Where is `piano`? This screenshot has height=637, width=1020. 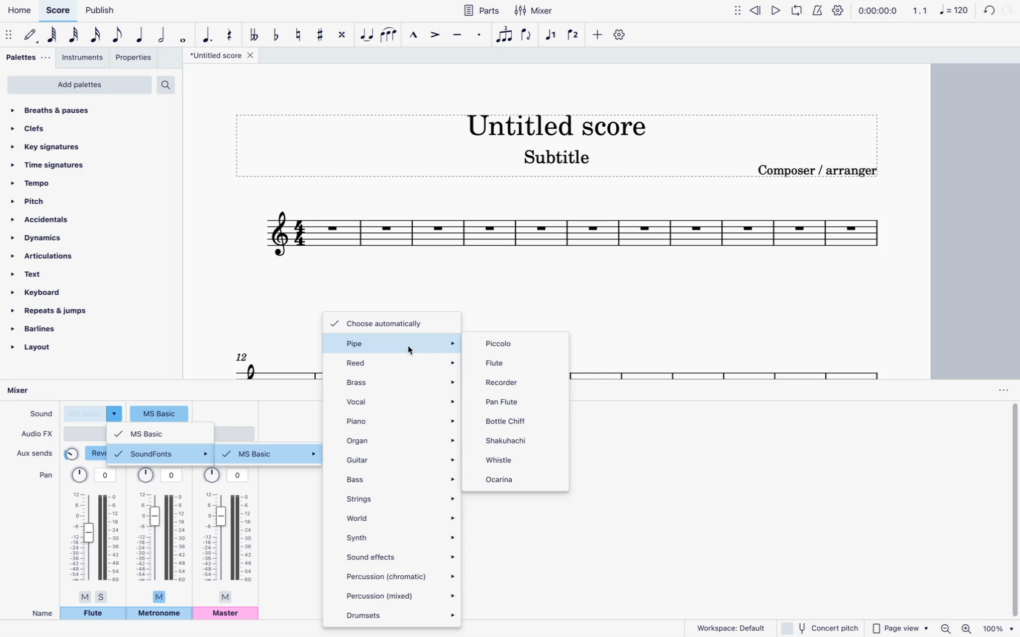
piano is located at coordinates (401, 422).